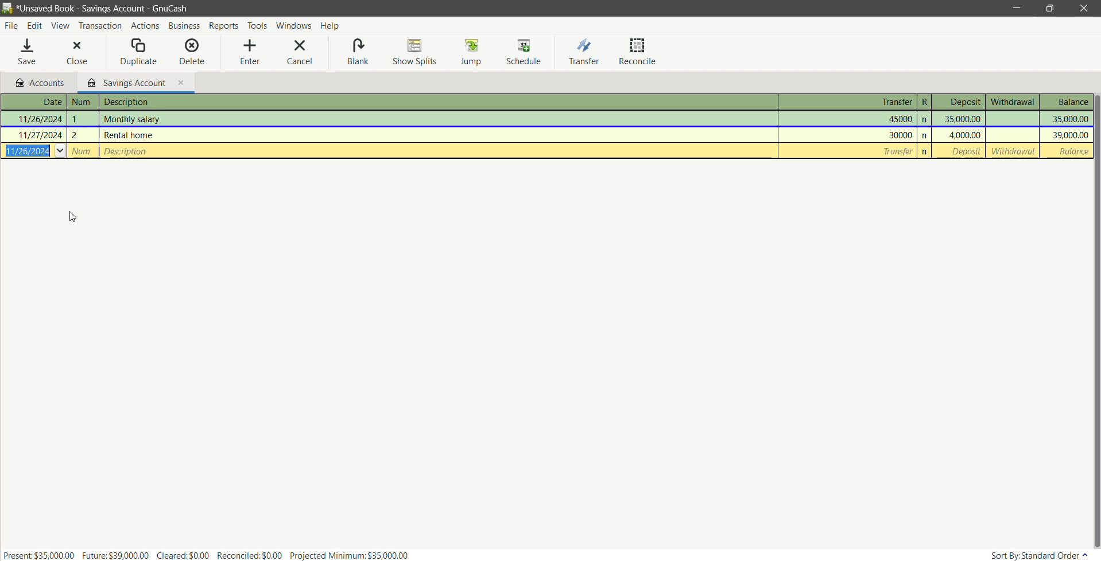 The height and width of the screenshot is (561, 1101). What do you see at coordinates (1013, 152) in the screenshot?
I see `withdrawal` at bounding box center [1013, 152].